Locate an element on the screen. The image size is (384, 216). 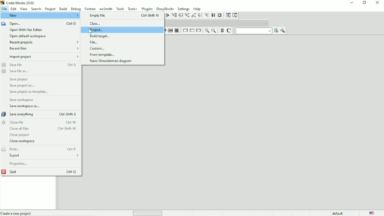
Debug is located at coordinates (76, 9).